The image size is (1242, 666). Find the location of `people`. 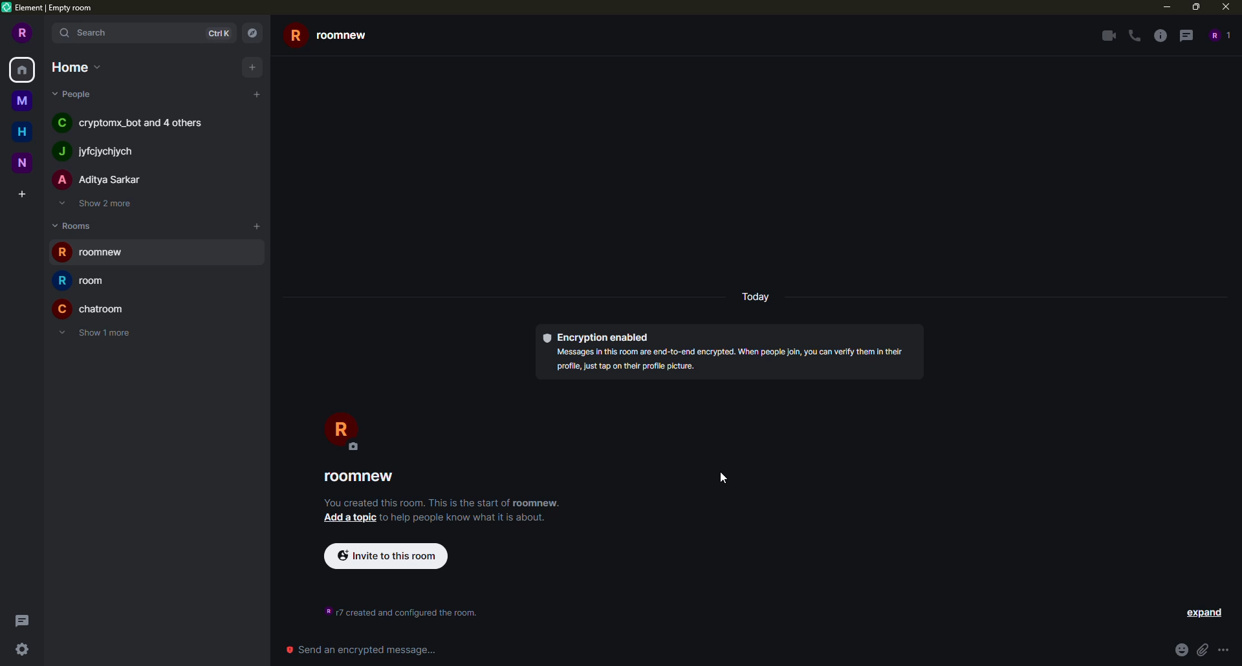

people is located at coordinates (101, 150).